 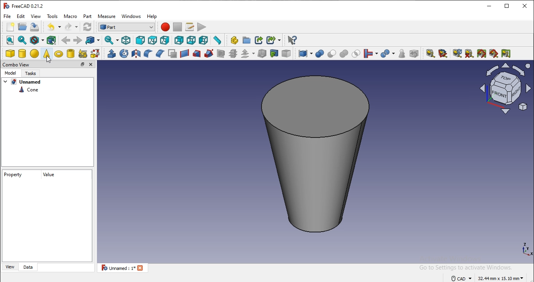 I want to click on stop macro recording, so click(x=177, y=26).